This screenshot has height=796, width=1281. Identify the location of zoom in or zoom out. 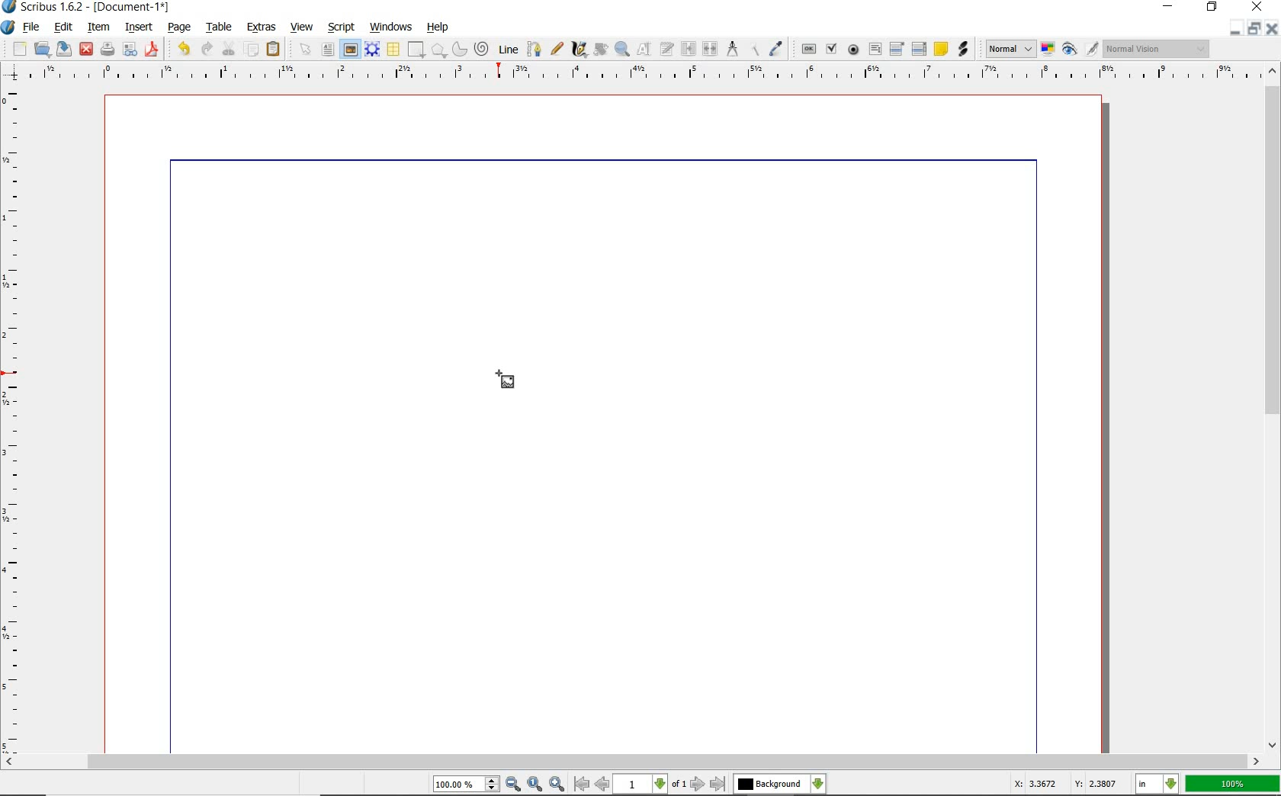
(622, 49).